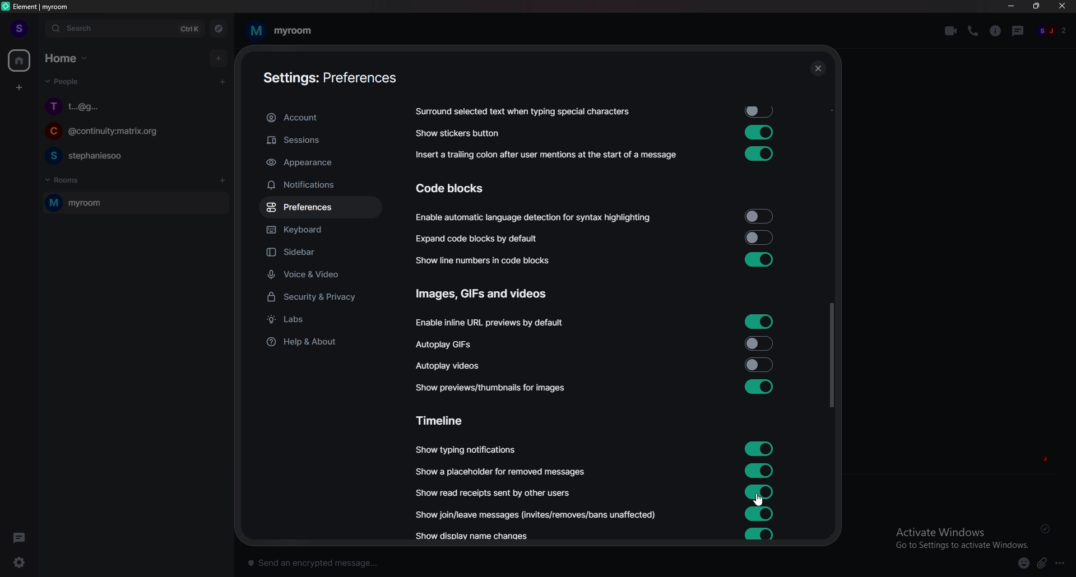 This screenshot has width=1076, height=577. Describe the element at coordinates (759, 387) in the screenshot. I see `toggle` at that location.